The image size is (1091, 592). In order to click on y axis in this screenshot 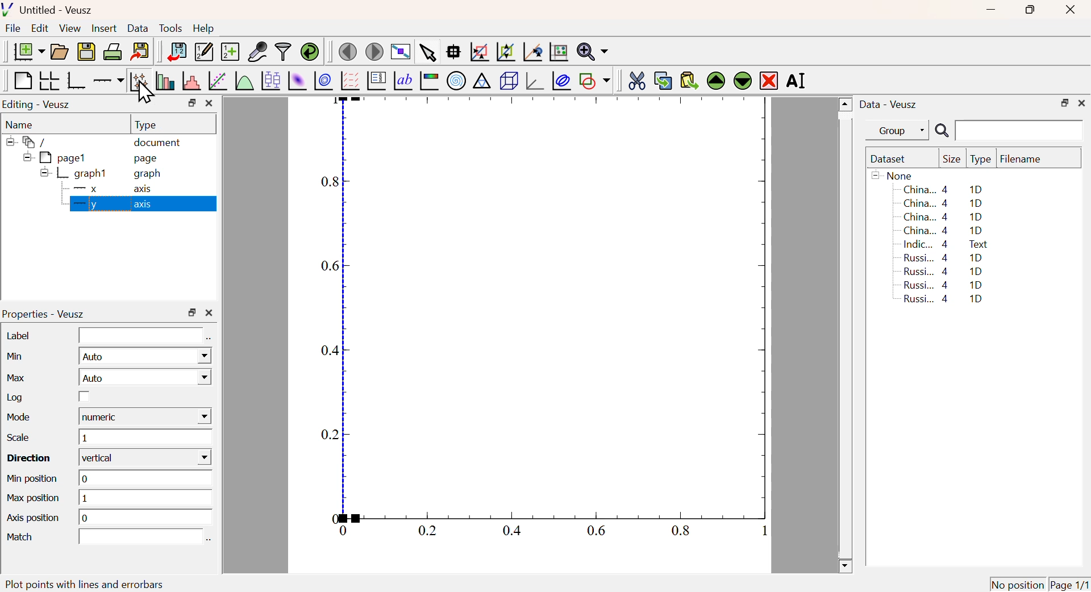, I will do `click(143, 204)`.